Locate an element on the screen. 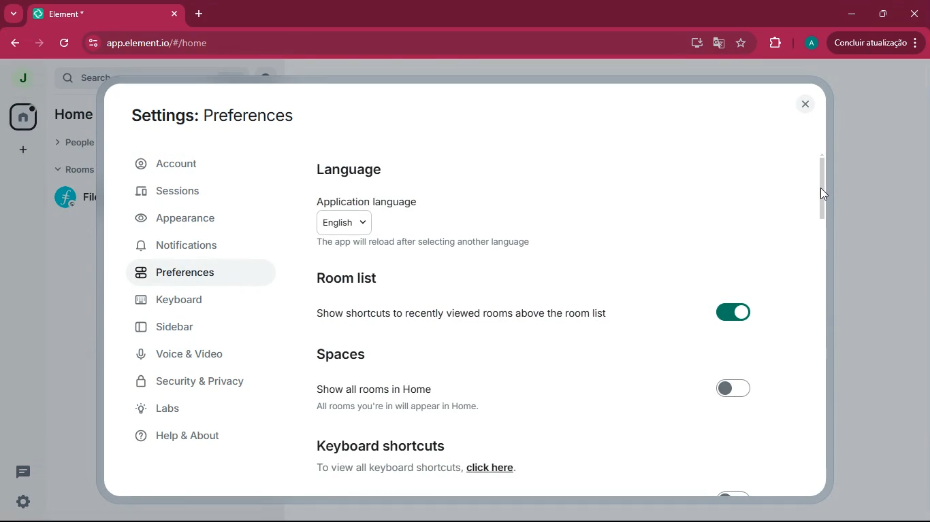  add is located at coordinates (20, 152).